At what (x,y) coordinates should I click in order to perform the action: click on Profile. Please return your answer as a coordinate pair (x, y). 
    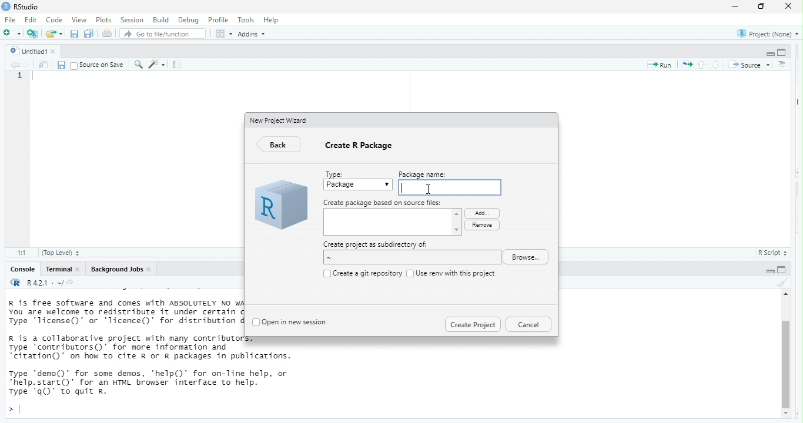
    Looking at the image, I should click on (219, 20).